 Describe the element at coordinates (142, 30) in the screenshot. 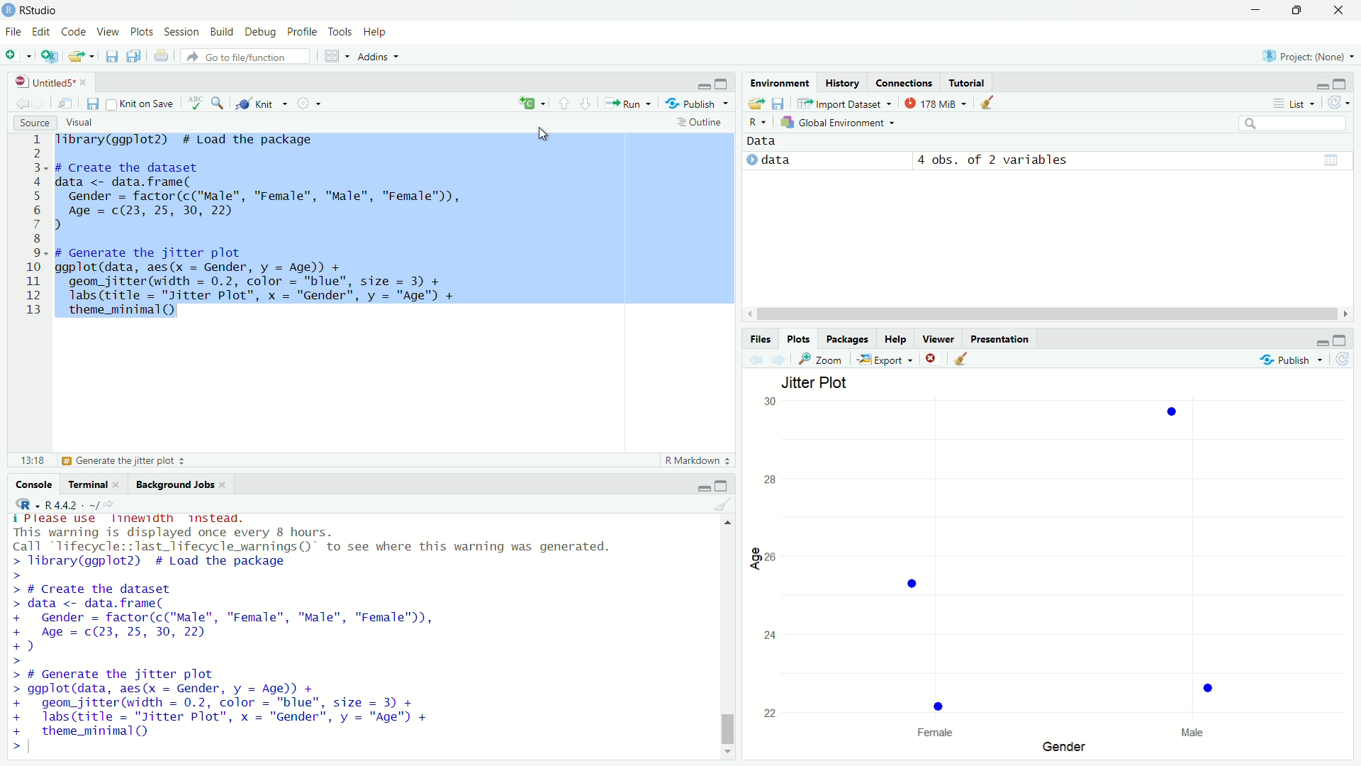

I see `plots` at that location.